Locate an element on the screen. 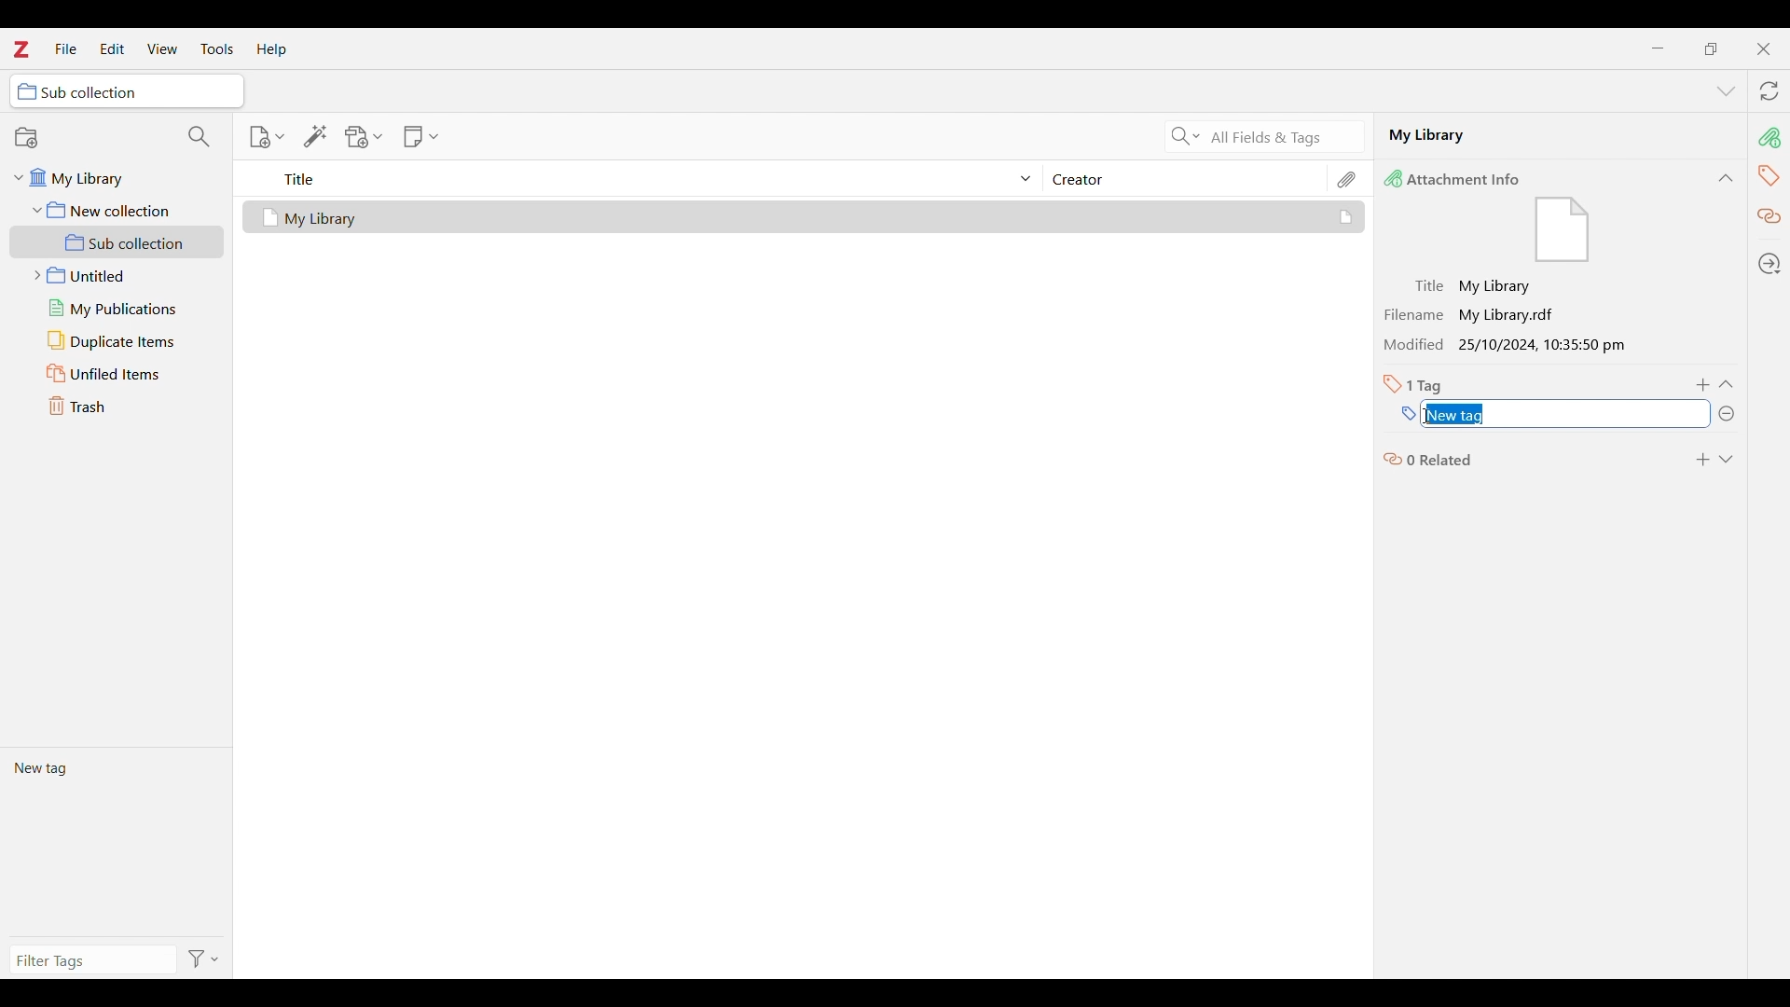 The image size is (1790, 1007). View menu is located at coordinates (163, 48).